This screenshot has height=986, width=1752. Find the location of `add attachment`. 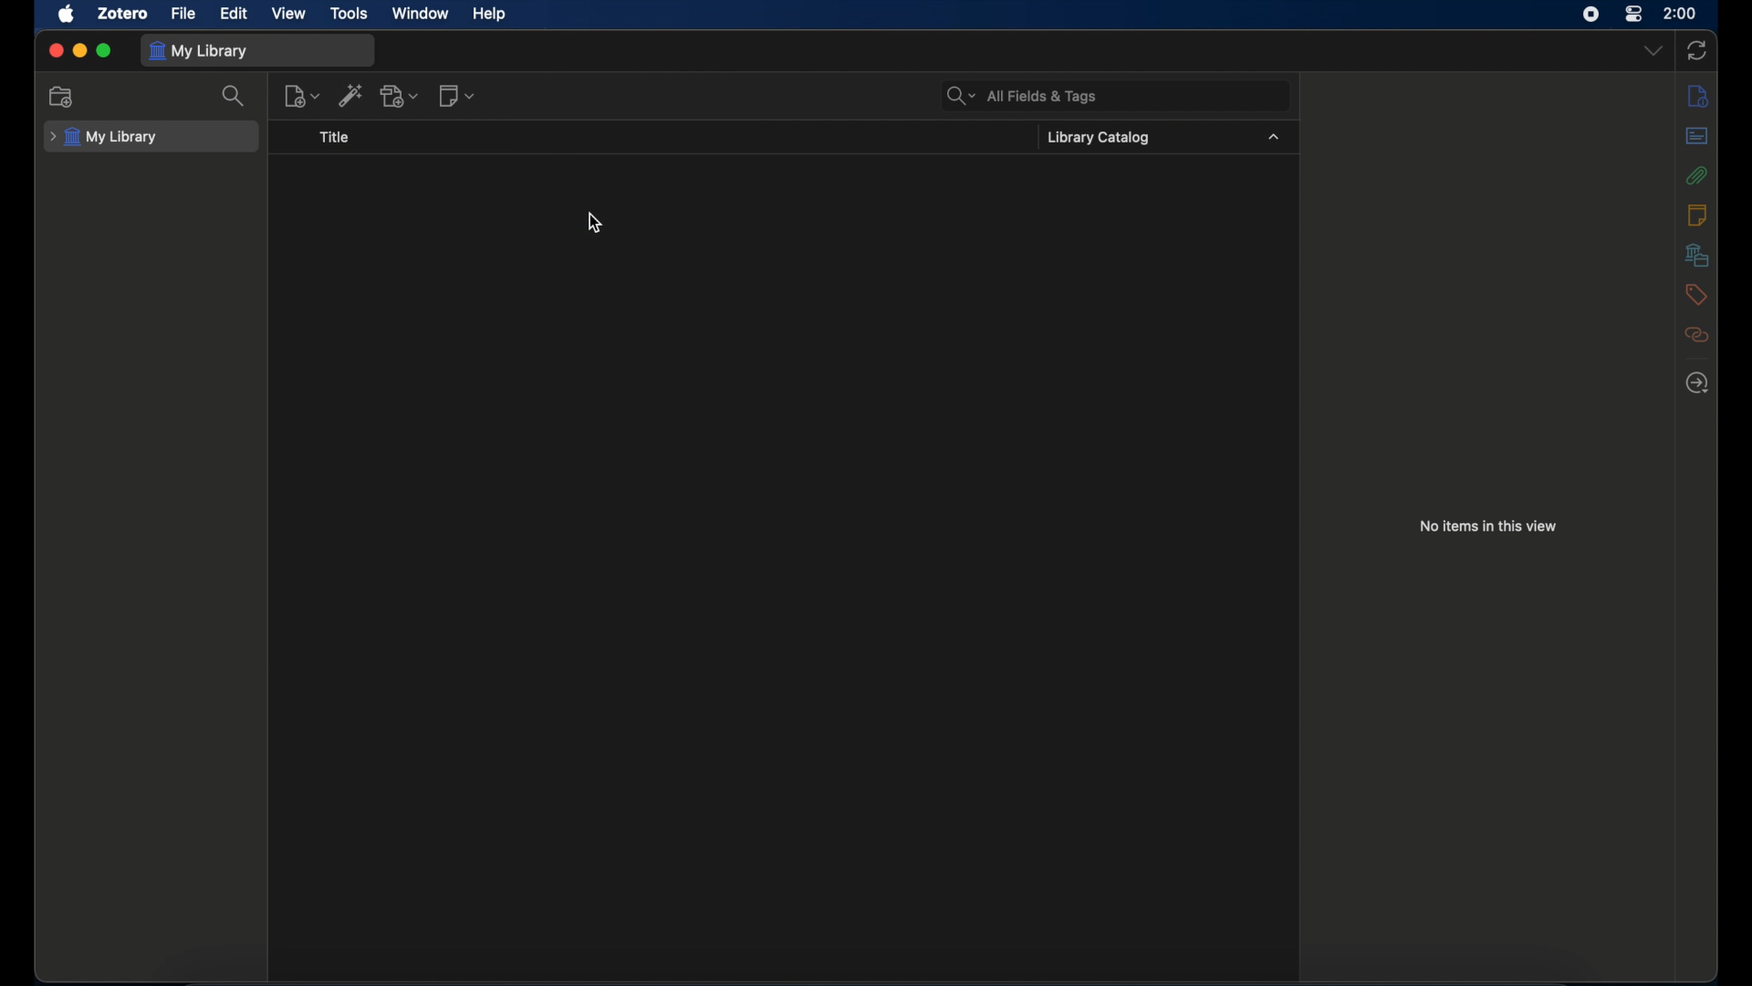

add attachment is located at coordinates (401, 95).